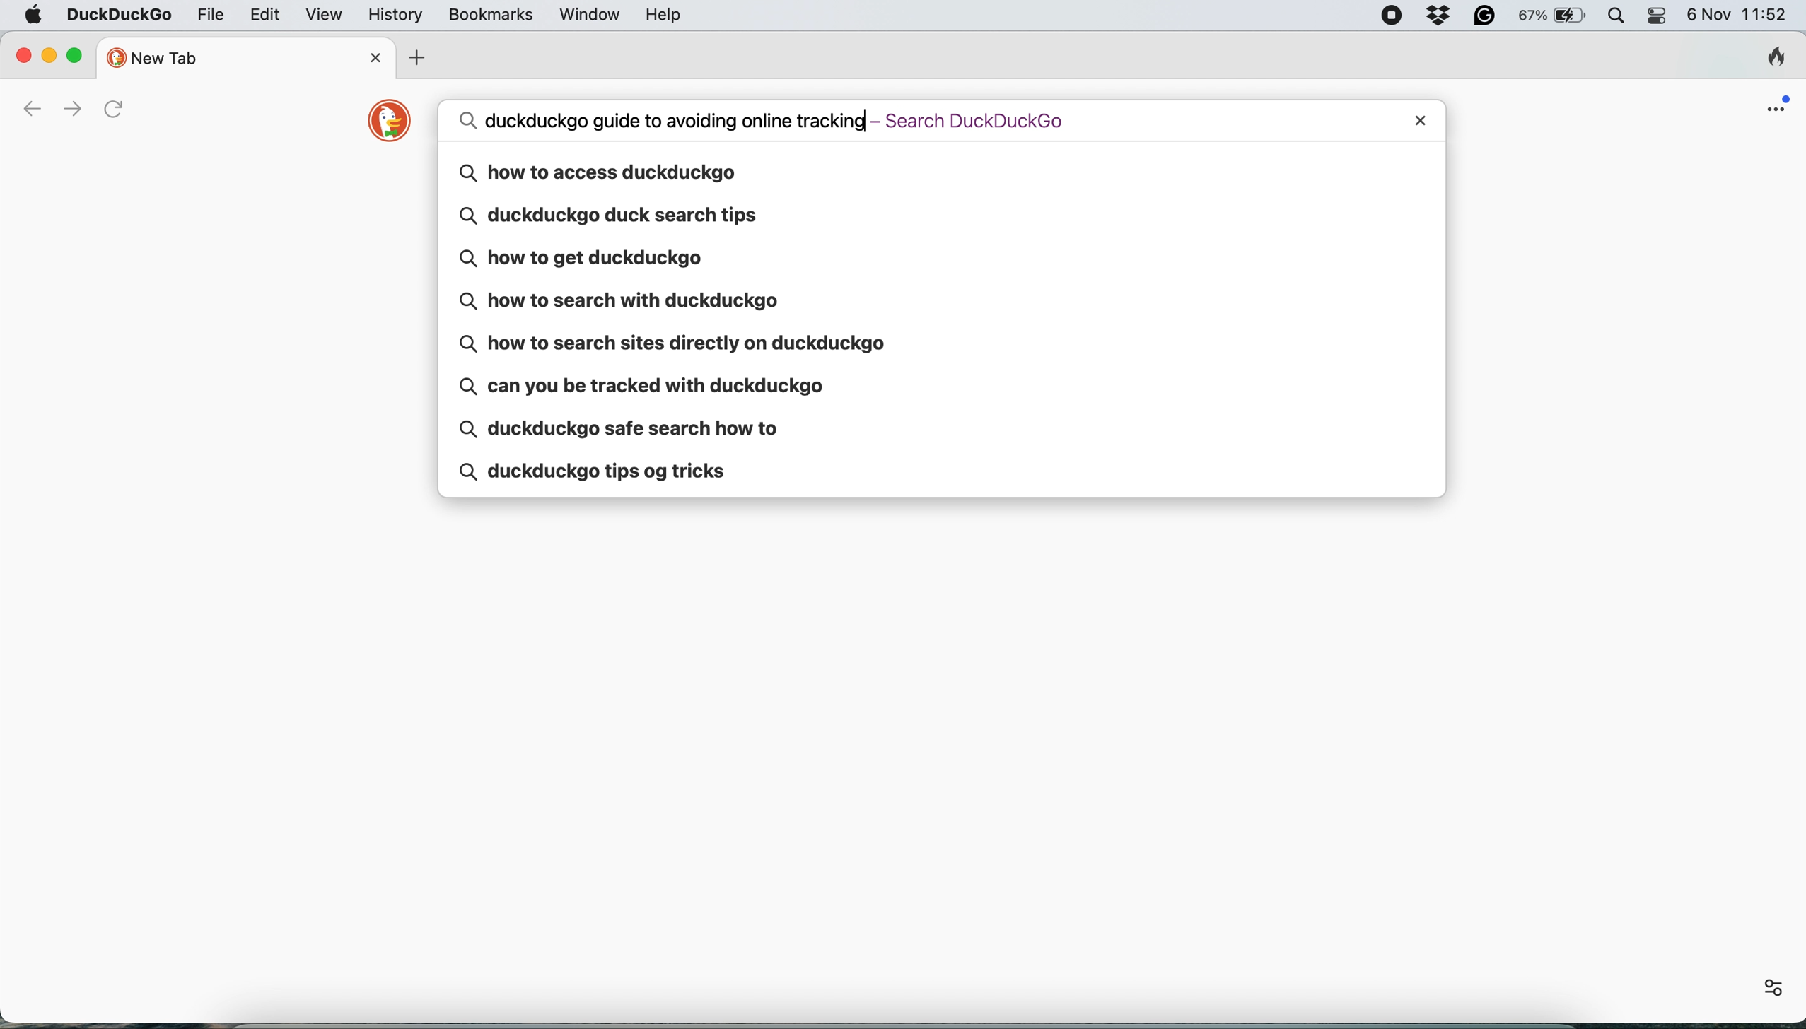 This screenshot has width=1806, height=1029. I want to click on minimise, so click(47, 52).